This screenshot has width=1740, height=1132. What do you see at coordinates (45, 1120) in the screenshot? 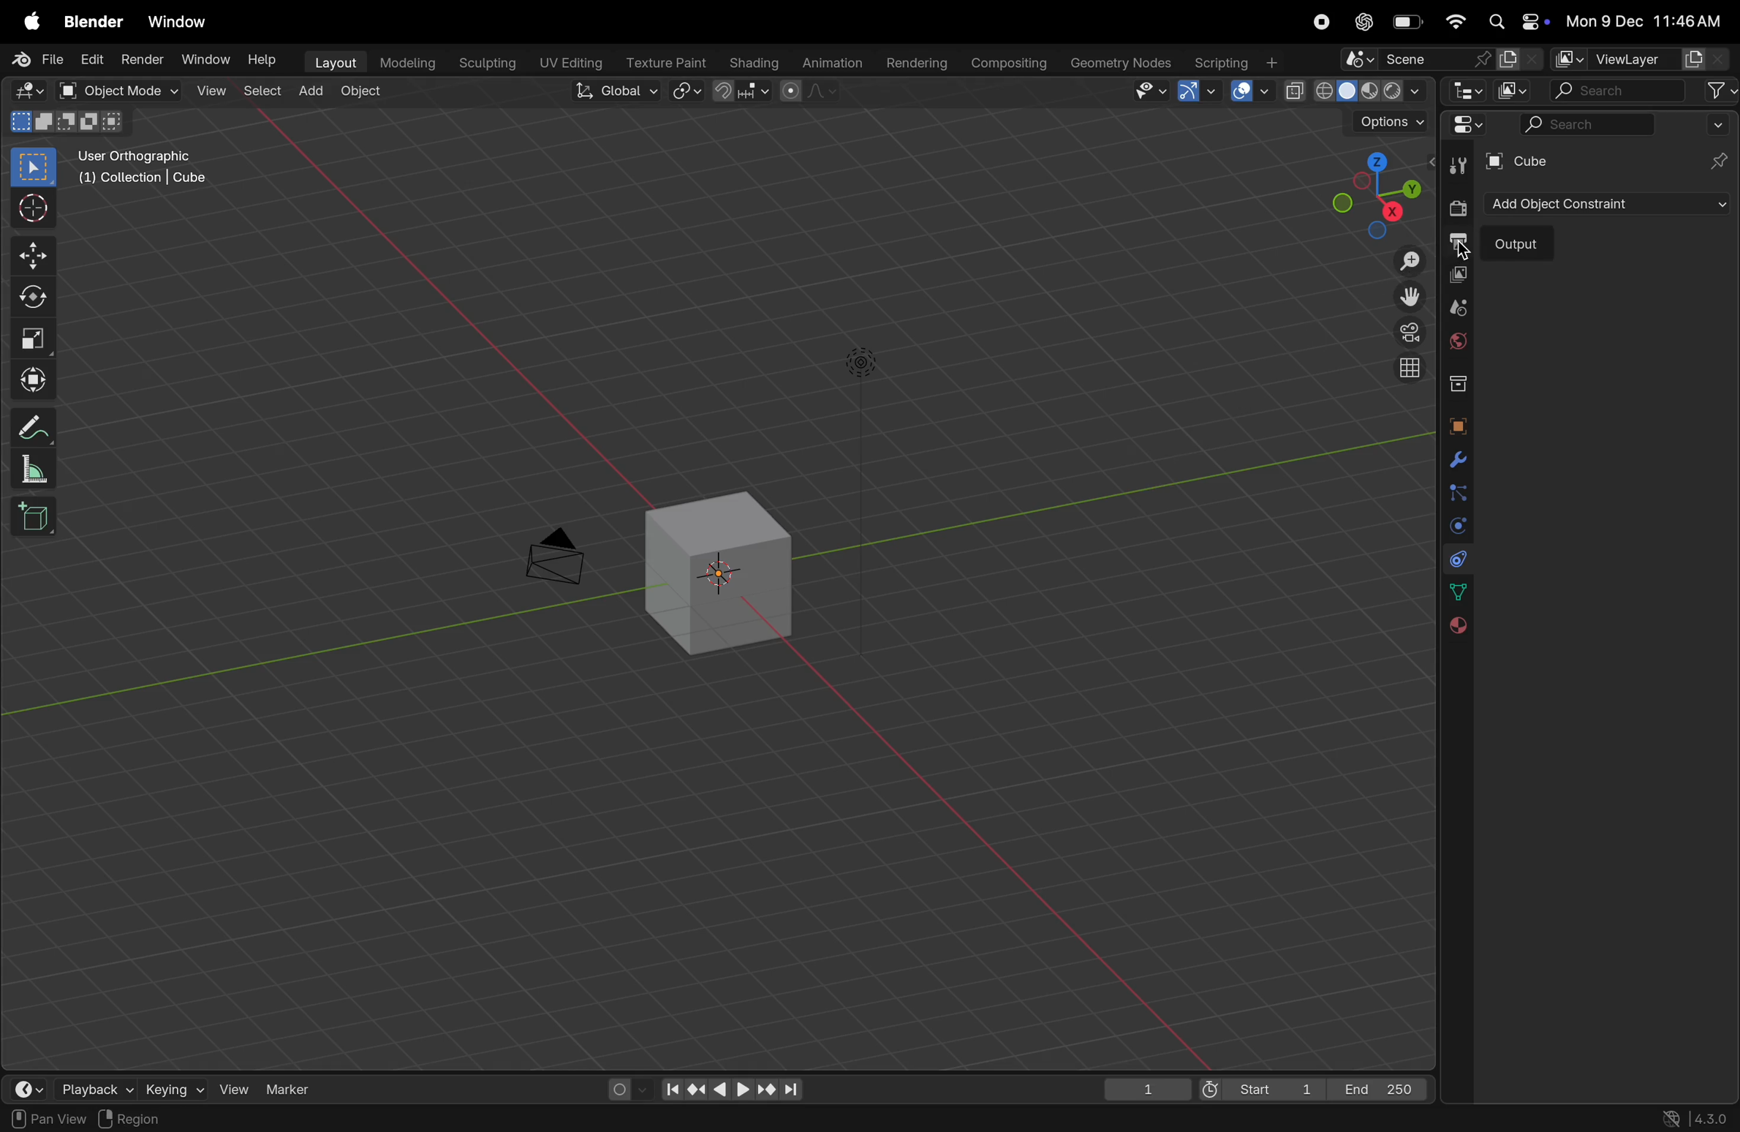
I see `pan view` at bounding box center [45, 1120].